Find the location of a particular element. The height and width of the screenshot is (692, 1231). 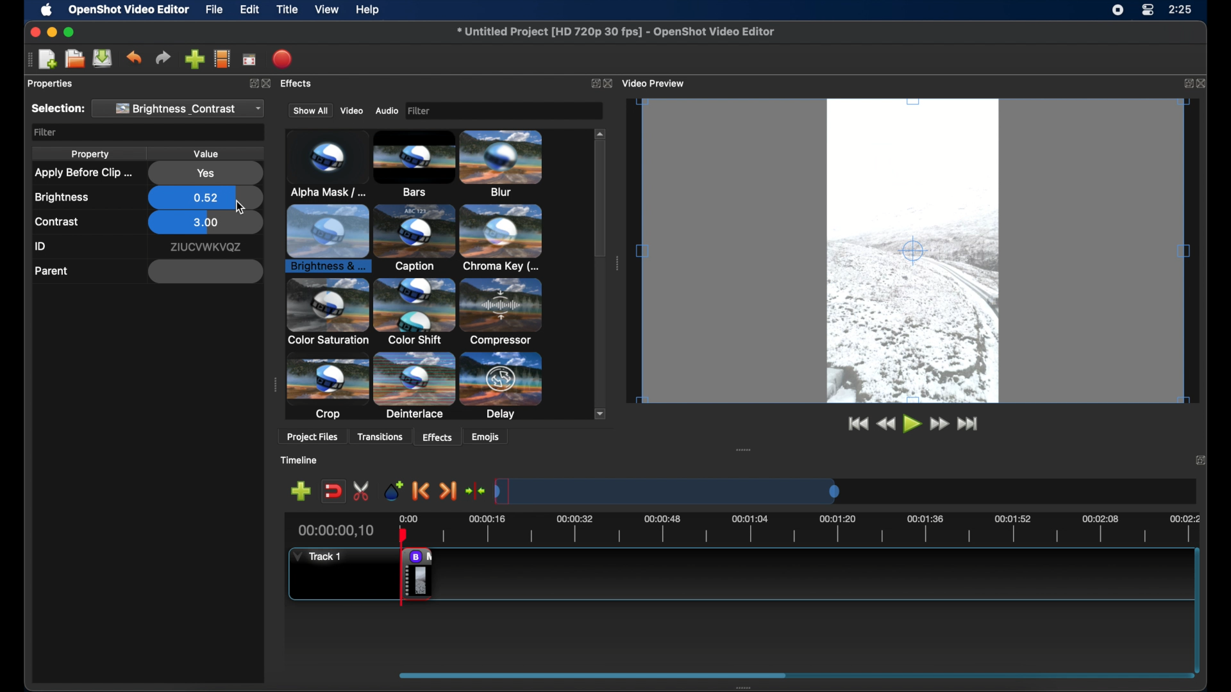

show all is located at coordinates (308, 111).